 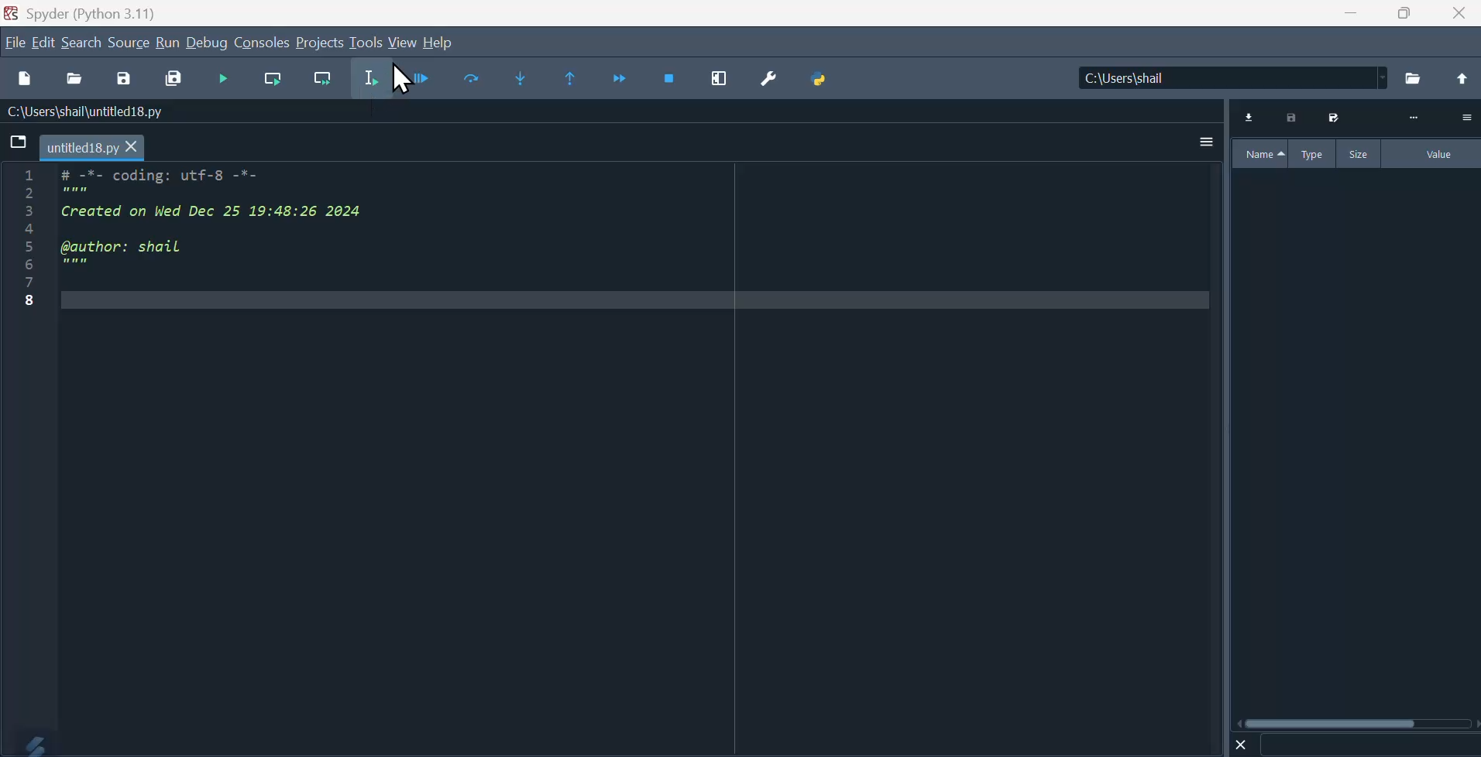 I want to click on Tools, so click(x=366, y=41).